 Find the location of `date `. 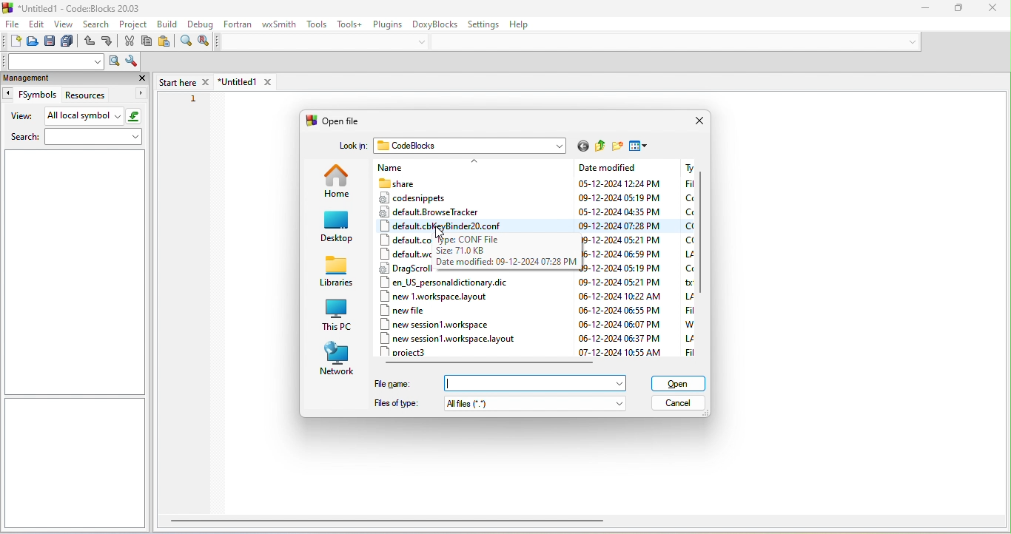

date  is located at coordinates (619, 183).